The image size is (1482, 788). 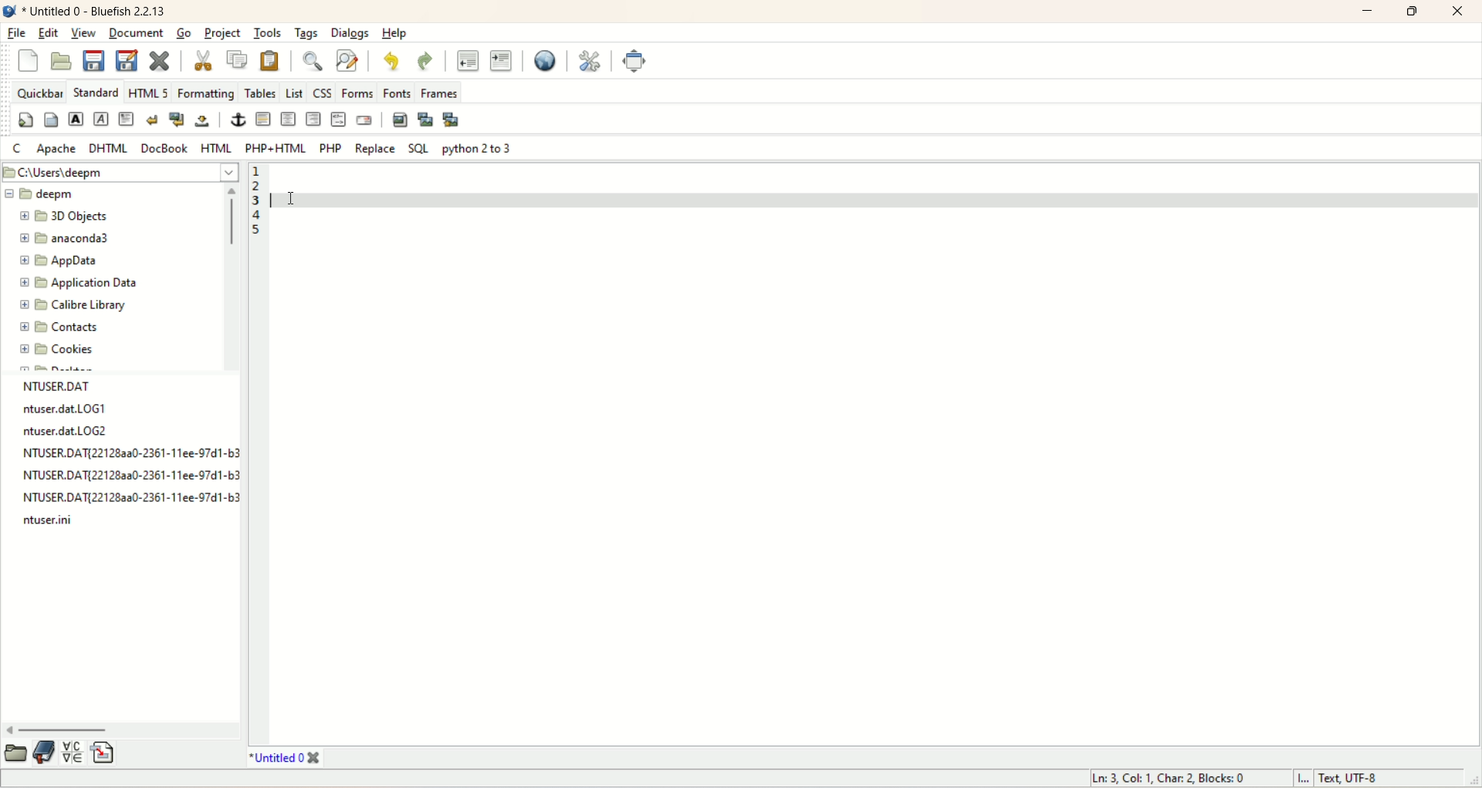 What do you see at coordinates (60, 328) in the screenshot?
I see `contacts` at bounding box center [60, 328].